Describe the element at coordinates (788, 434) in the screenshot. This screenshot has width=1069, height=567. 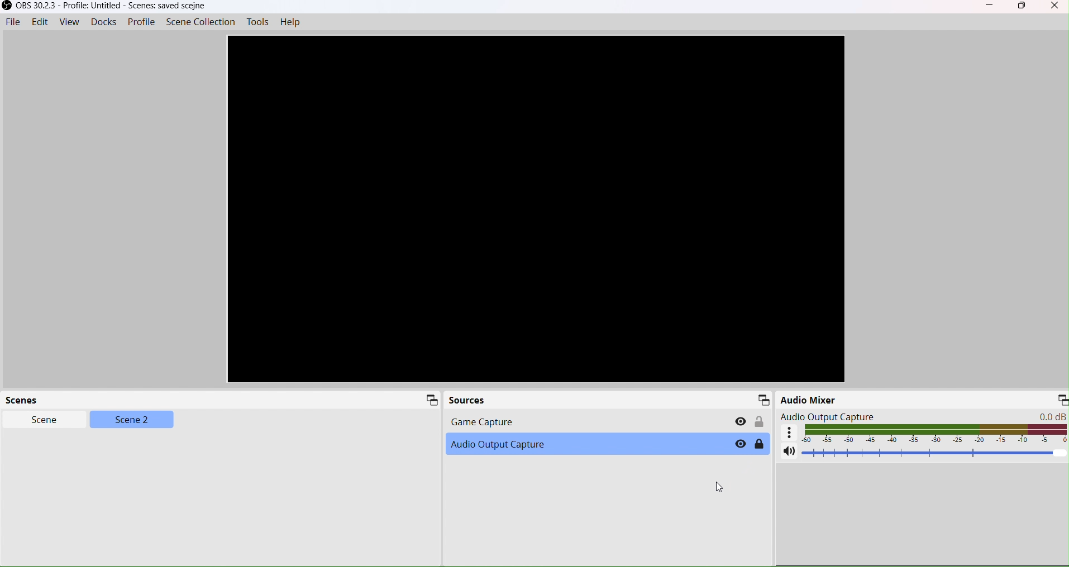
I see `Advanced audio setting ` at that location.